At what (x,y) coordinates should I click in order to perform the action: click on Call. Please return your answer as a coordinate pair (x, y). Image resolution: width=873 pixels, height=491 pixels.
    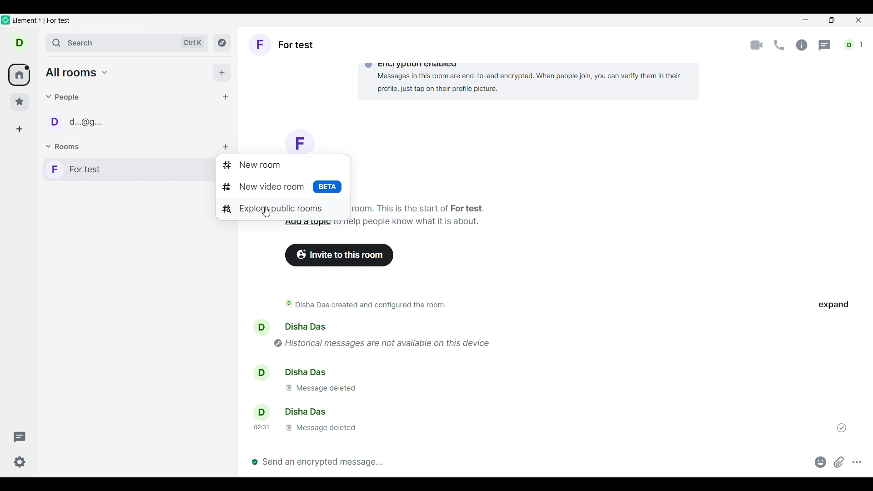
    Looking at the image, I should click on (779, 45).